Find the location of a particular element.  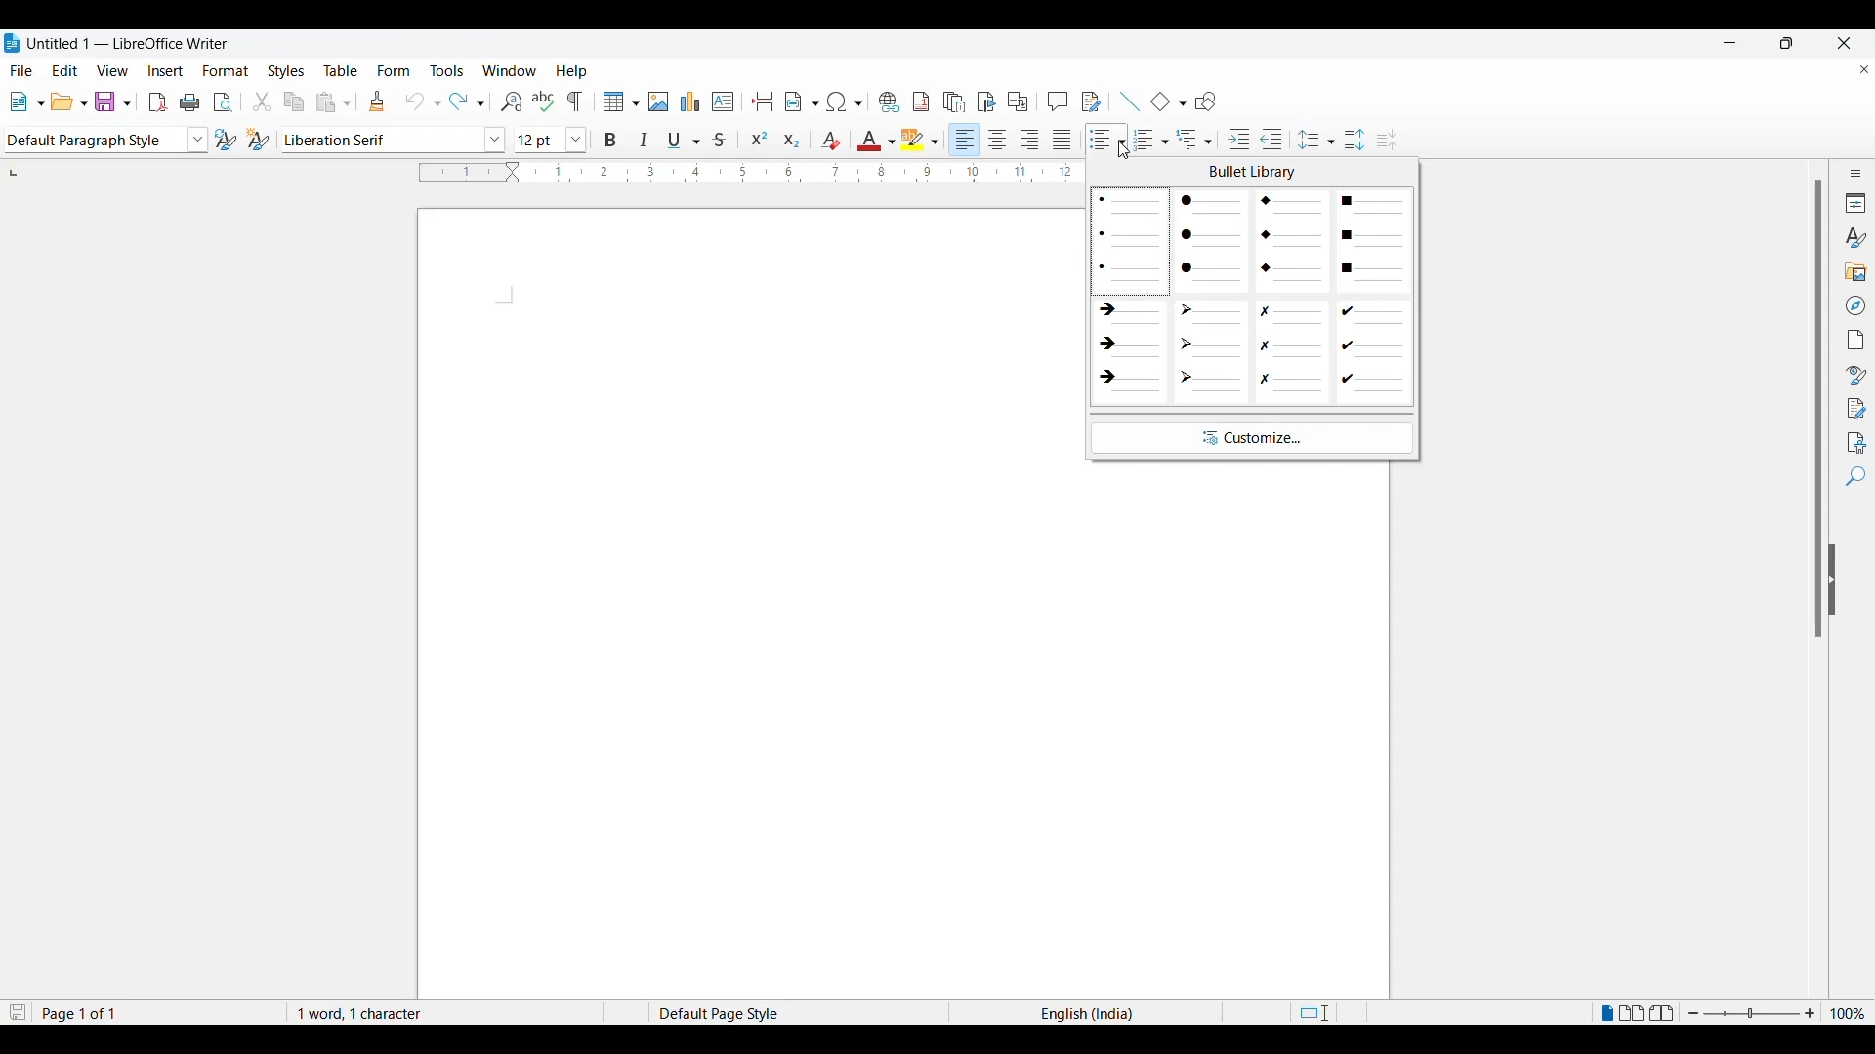

undo is located at coordinates (422, 101).